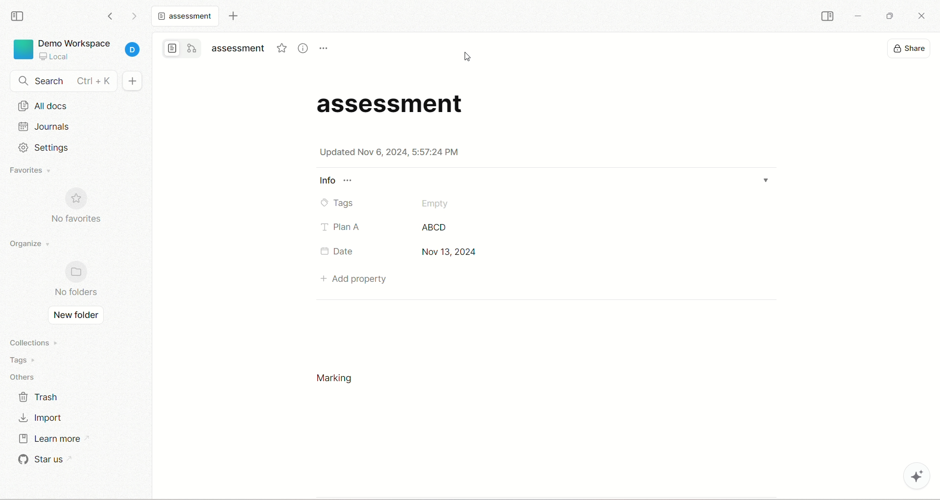 This screenshot has width=940, height=500. What do you see at coordinates (282, 47) in the screenshot?
I see `favorites` at bounding box center [282, 47].